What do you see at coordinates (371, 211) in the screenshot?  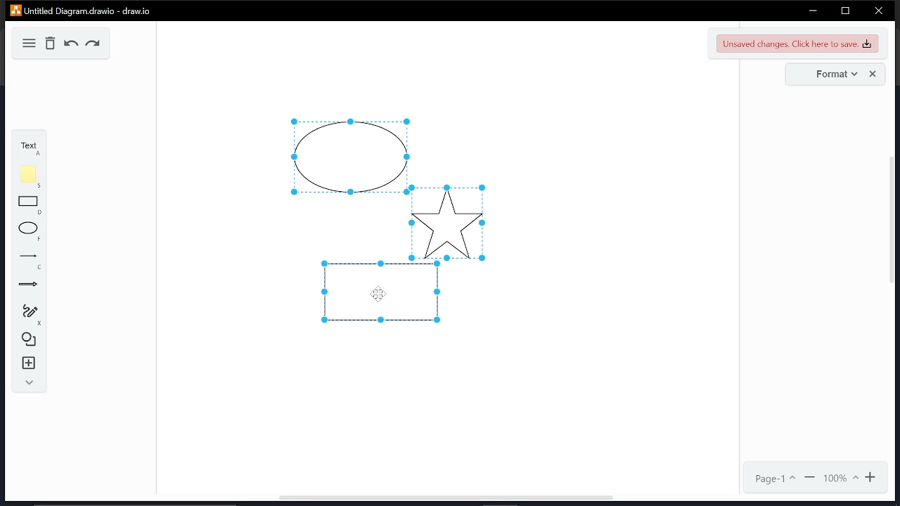 I see `selected diagrams` at bounding box center [371, 211].